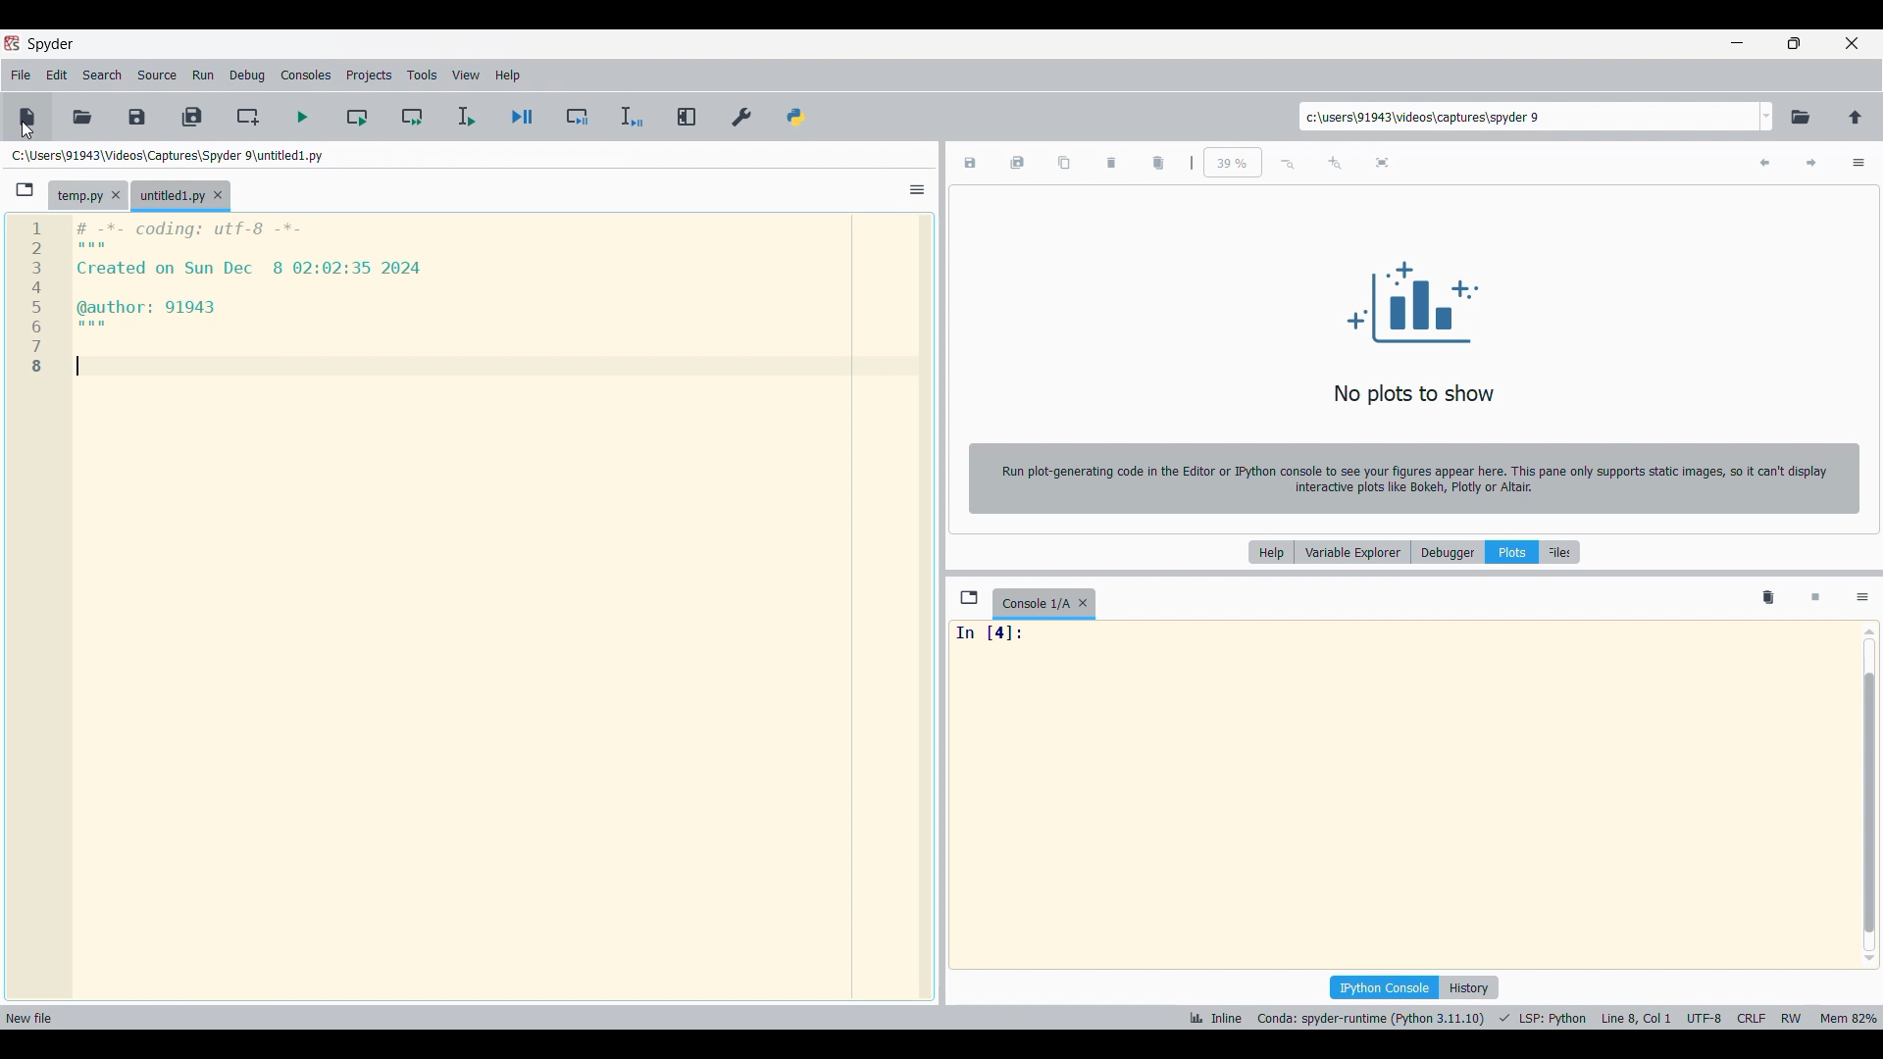 This screenshot has width=1883, height=1059. Describe the element at coordinates (306, 75) in the screenshot. I see `Consoles menu ` at that location.